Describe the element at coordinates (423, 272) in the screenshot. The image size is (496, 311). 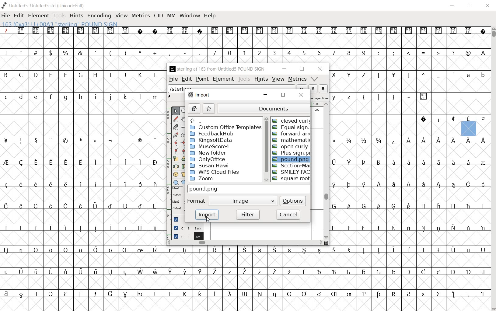
I see `Symbol` at that location.